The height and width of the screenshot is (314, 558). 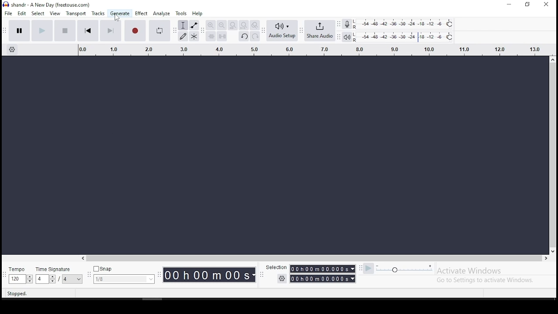 I want to click on enable looping, so click(x=160, y=31).